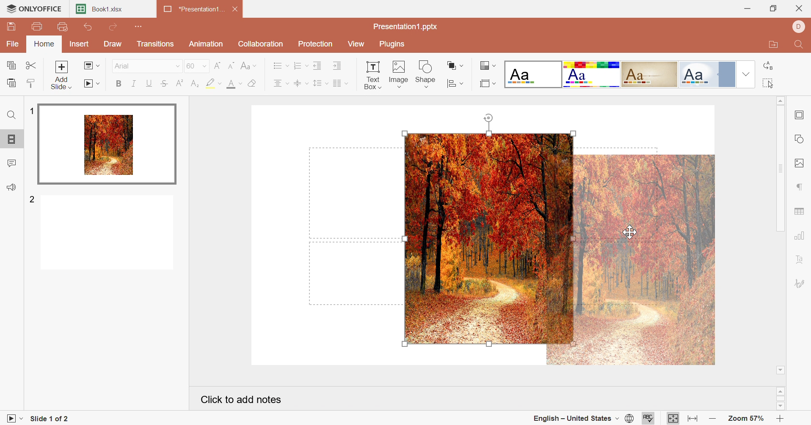  What do you see at coordinates (337, 67) in the screenshot?
I see `Increase Indent` at bounding box center [337, 67].